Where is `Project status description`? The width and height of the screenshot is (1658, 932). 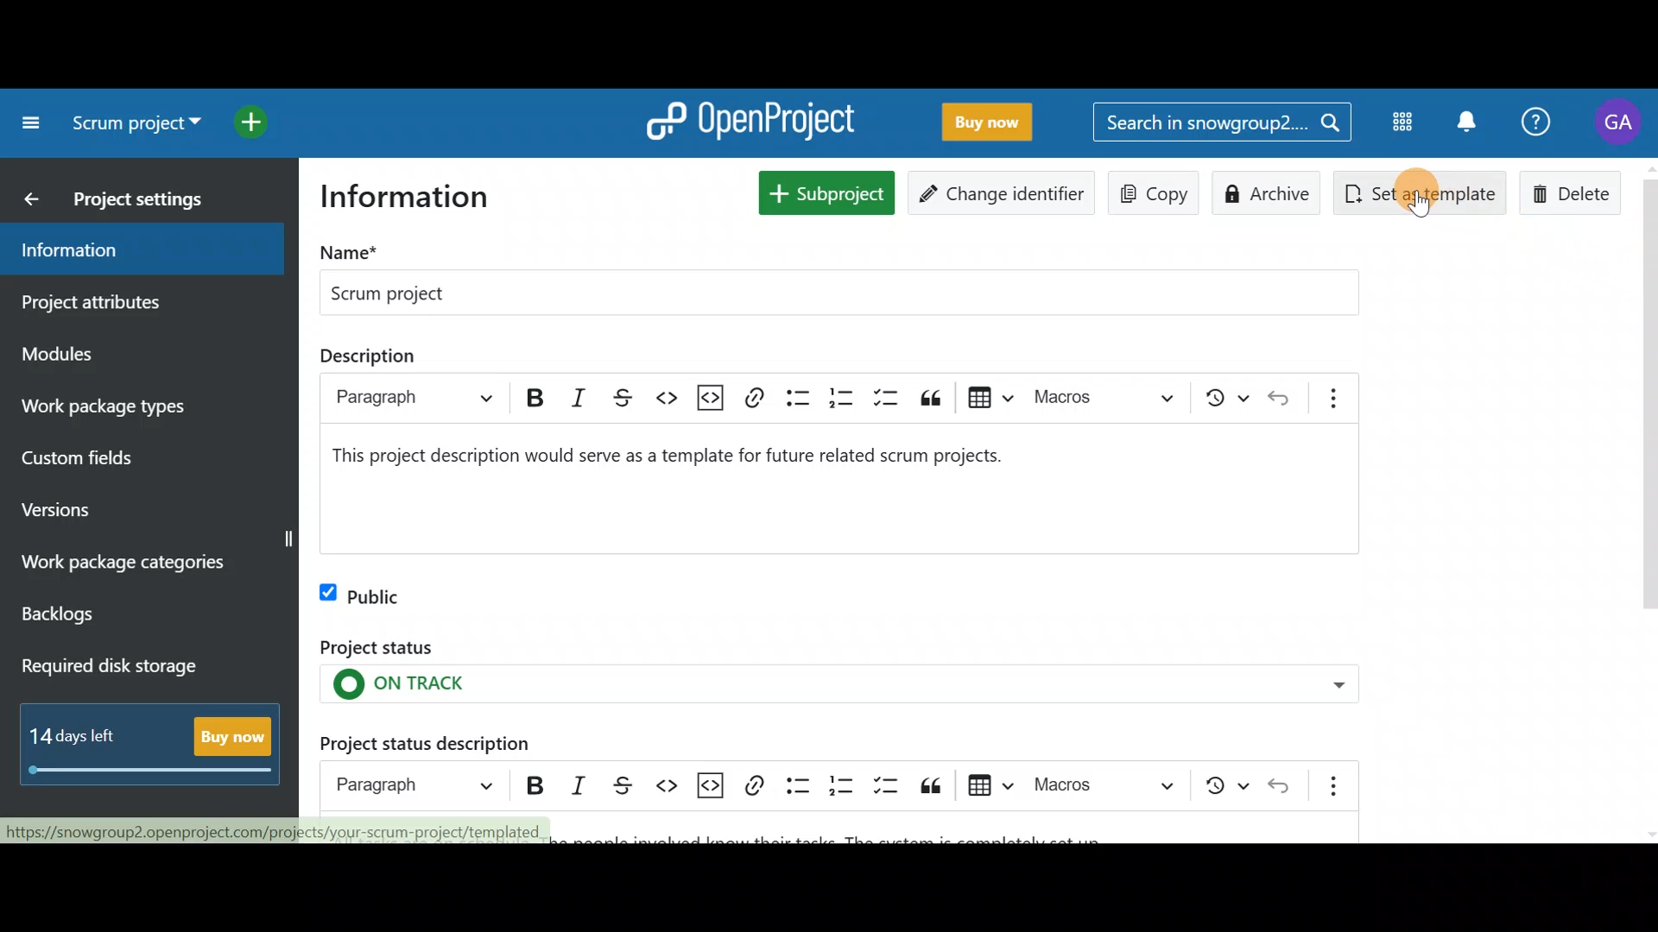 Project status description is located at coordinates (845, 831).